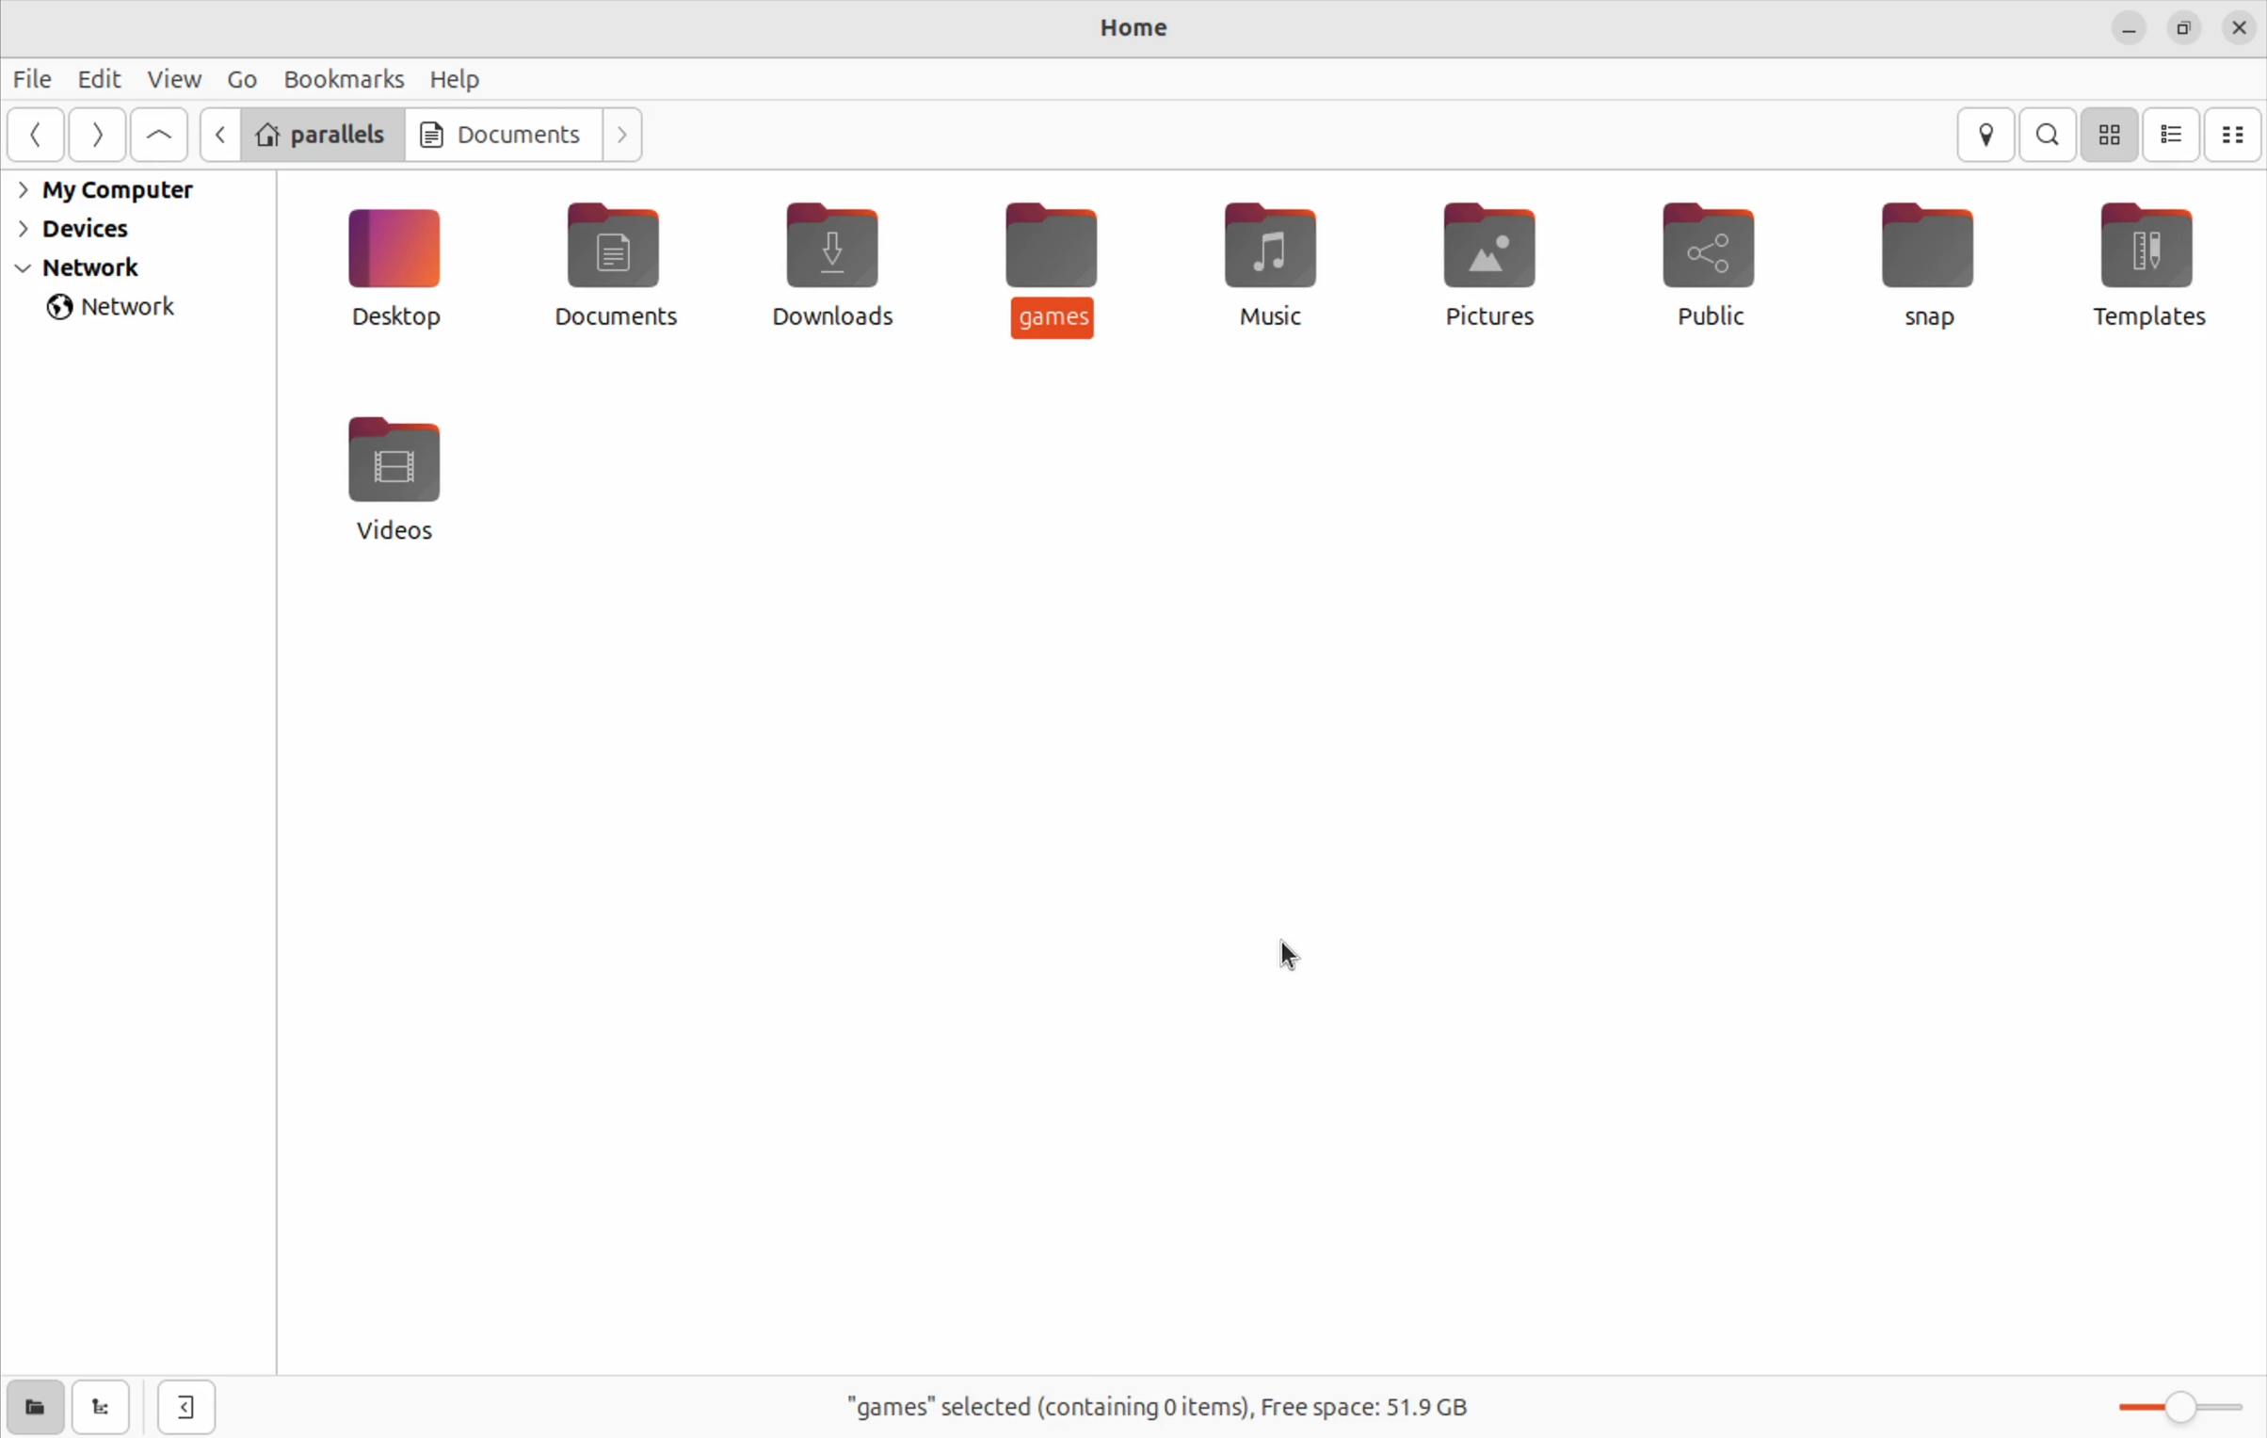  Describe the element at coordinates (1275, 259) in the screenshot. I see `music files` at that location.